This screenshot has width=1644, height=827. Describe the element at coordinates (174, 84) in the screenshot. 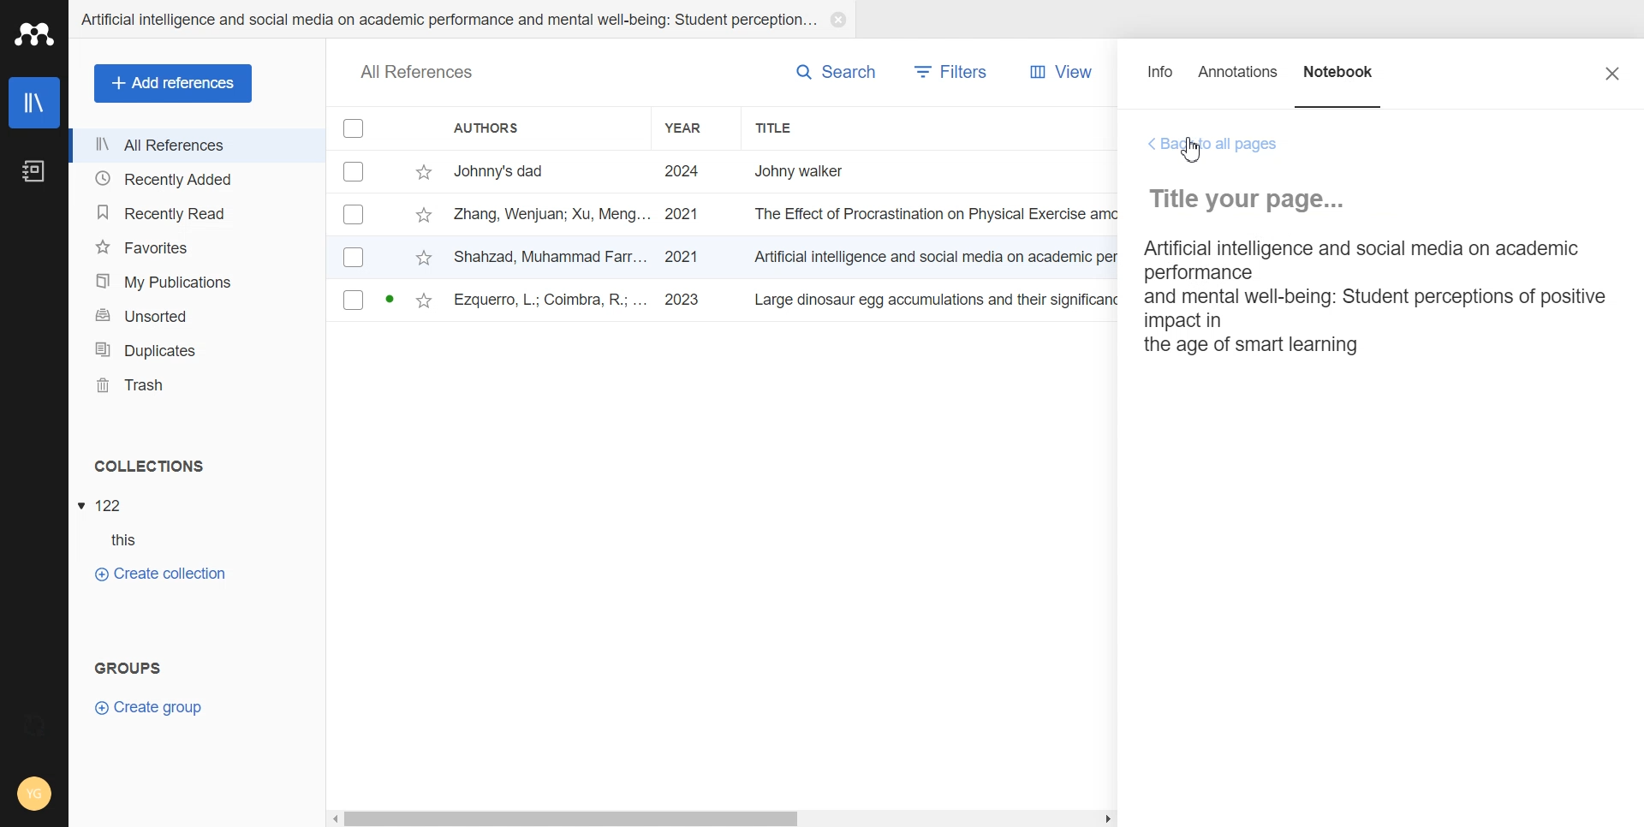

I see `Add references` at that location.